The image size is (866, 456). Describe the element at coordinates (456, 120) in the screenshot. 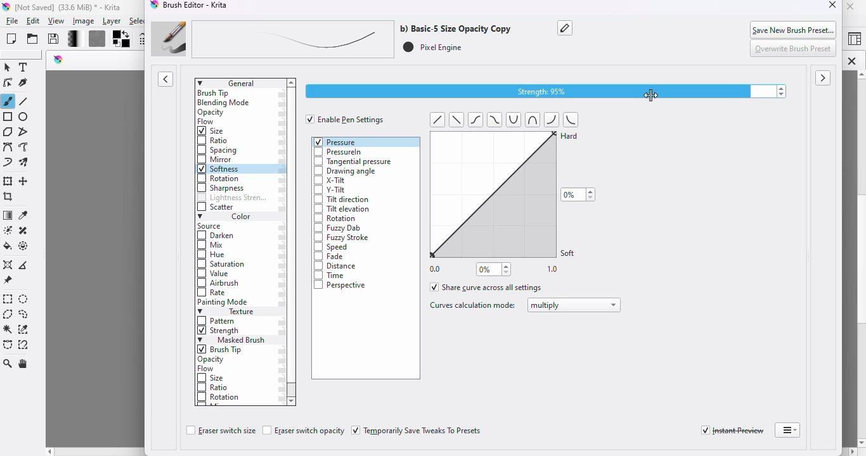

I see `diagonal` at that location.